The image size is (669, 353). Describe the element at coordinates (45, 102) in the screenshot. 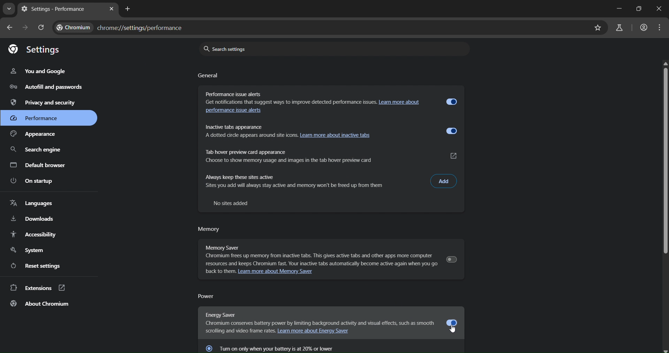

I see `privacy and security` at that location.